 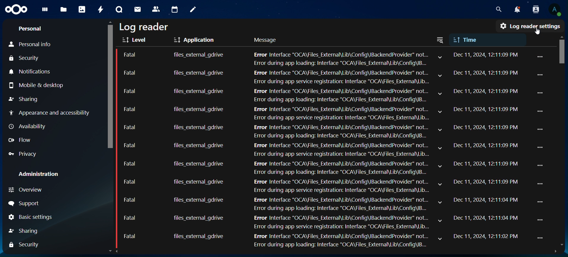 What do you see at coordinates (145, 26) in the screenshot?
I see `log reader` at bounding box center [145, 26].